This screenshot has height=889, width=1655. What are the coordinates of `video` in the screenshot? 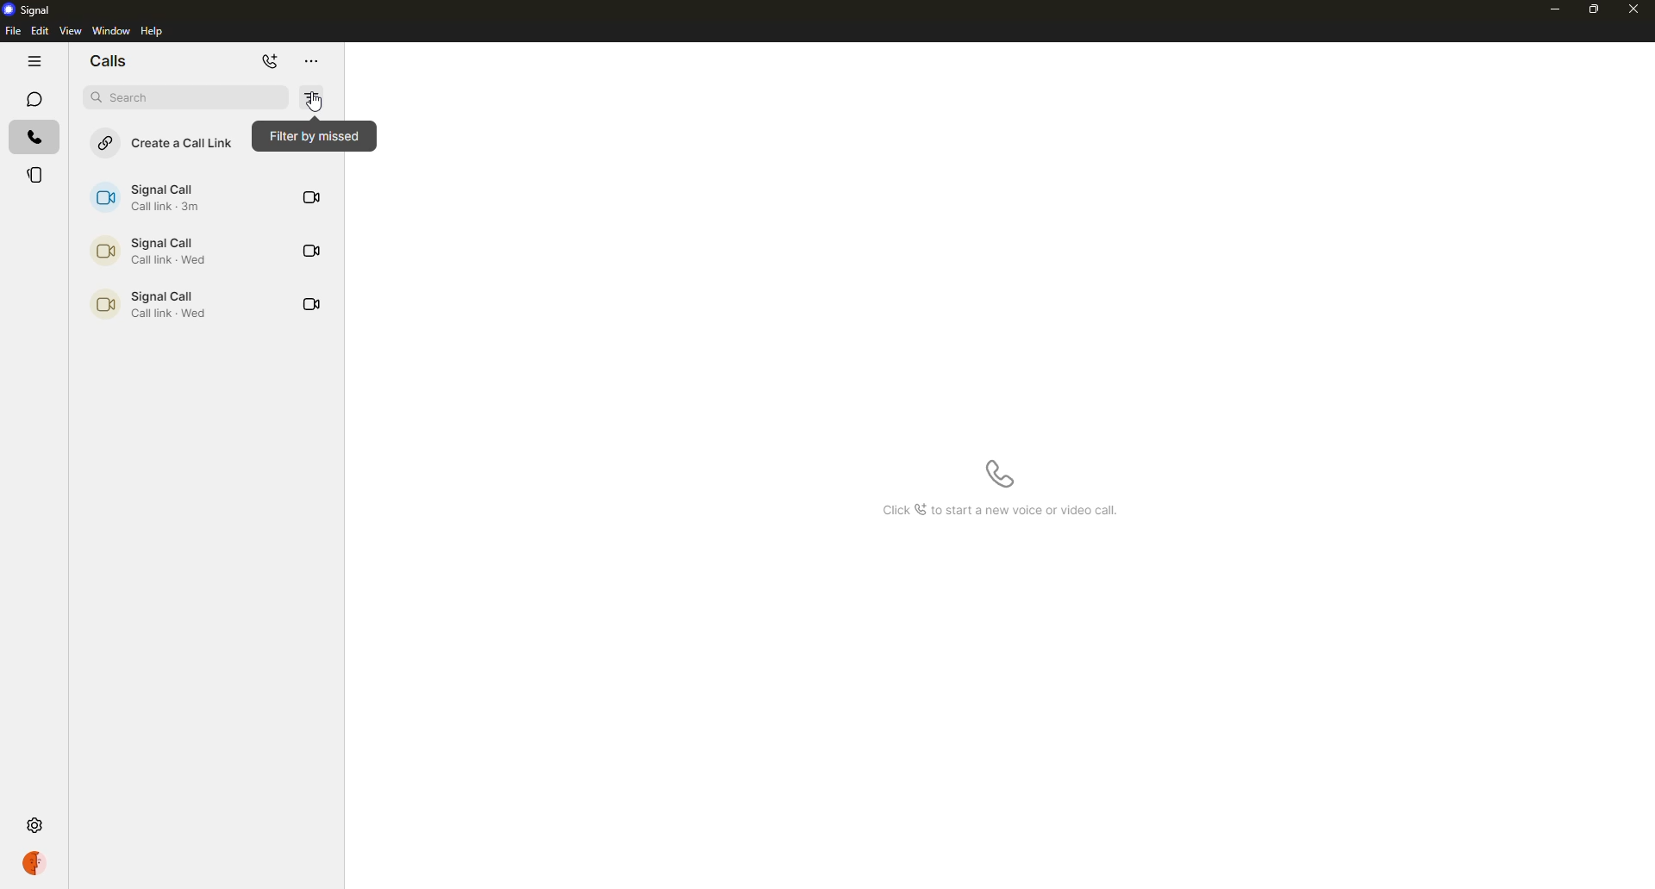 It's located at (311, 198).